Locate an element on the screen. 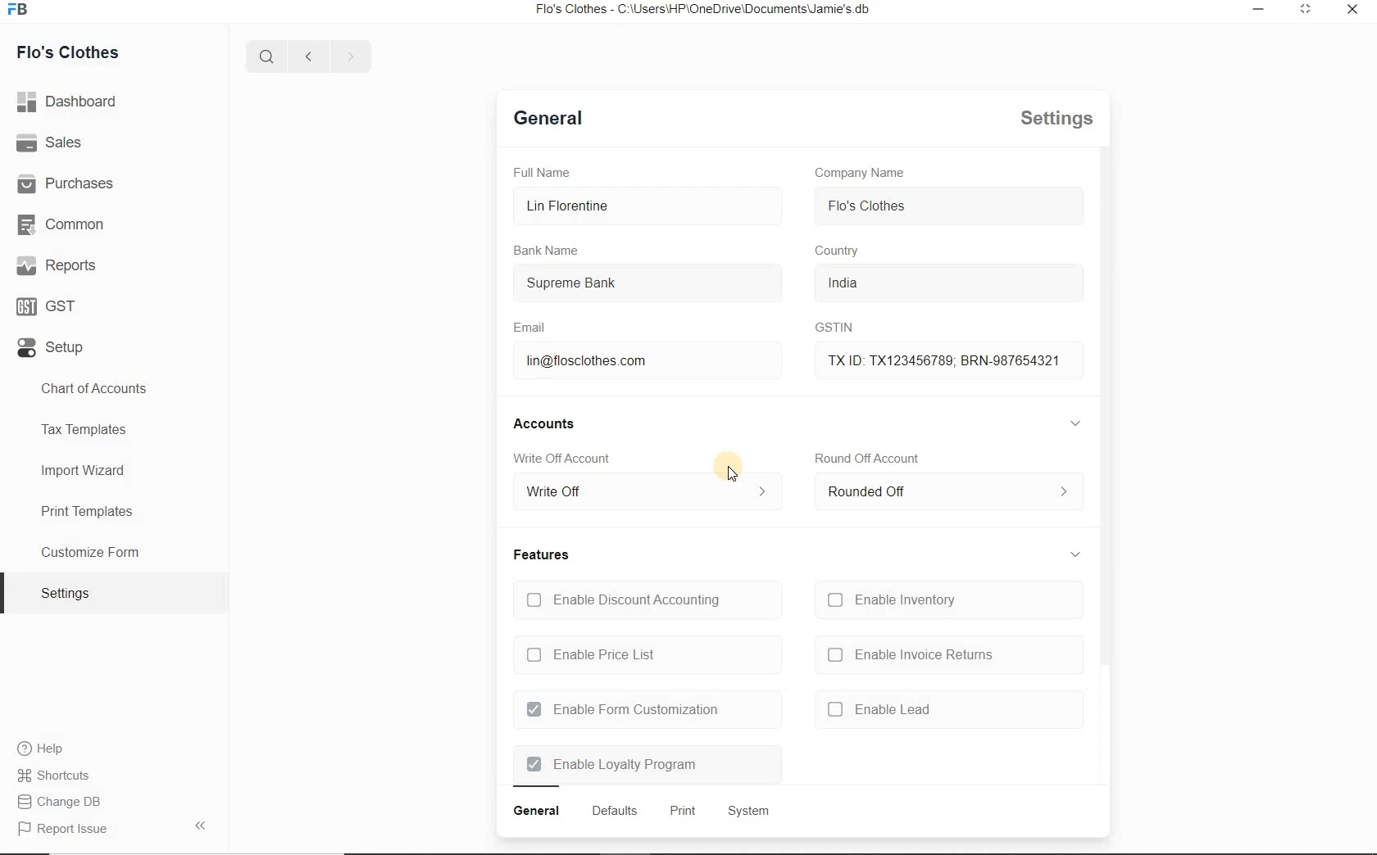 The height and width of the screenshot is (855, 1377). Defaults is located at coordinates (614, 811).